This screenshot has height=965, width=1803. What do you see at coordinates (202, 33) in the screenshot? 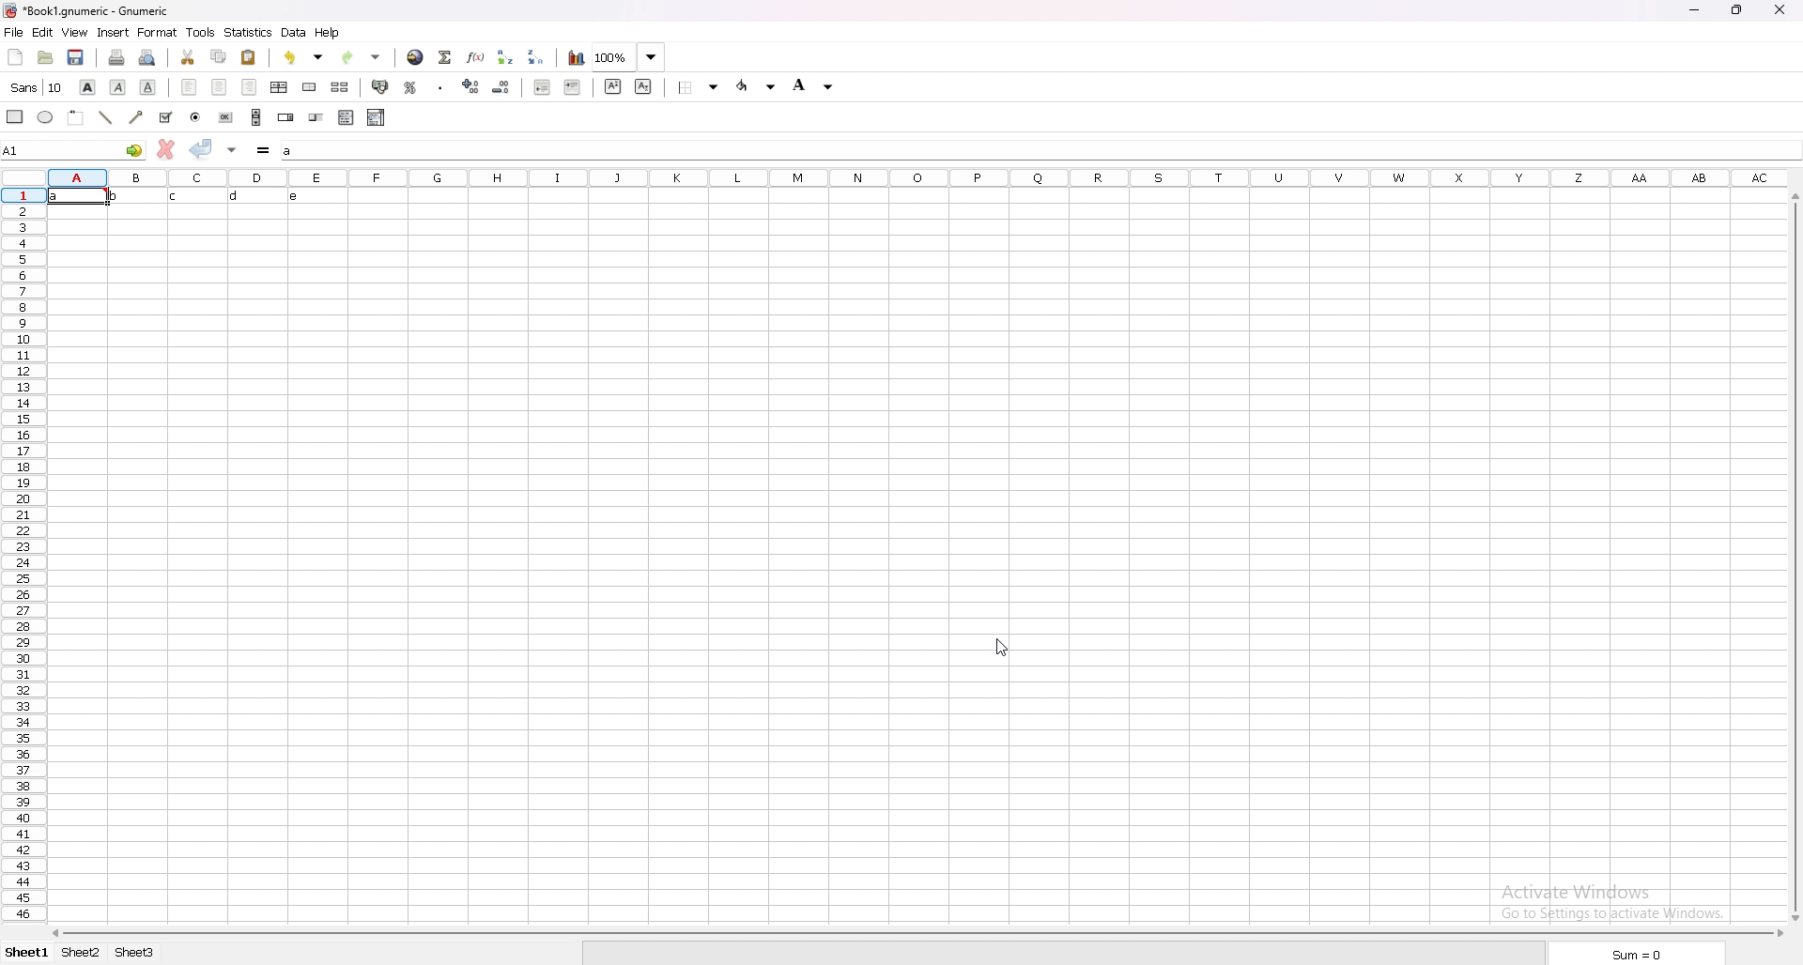
I see `tools` at bounding box center [202, 33].